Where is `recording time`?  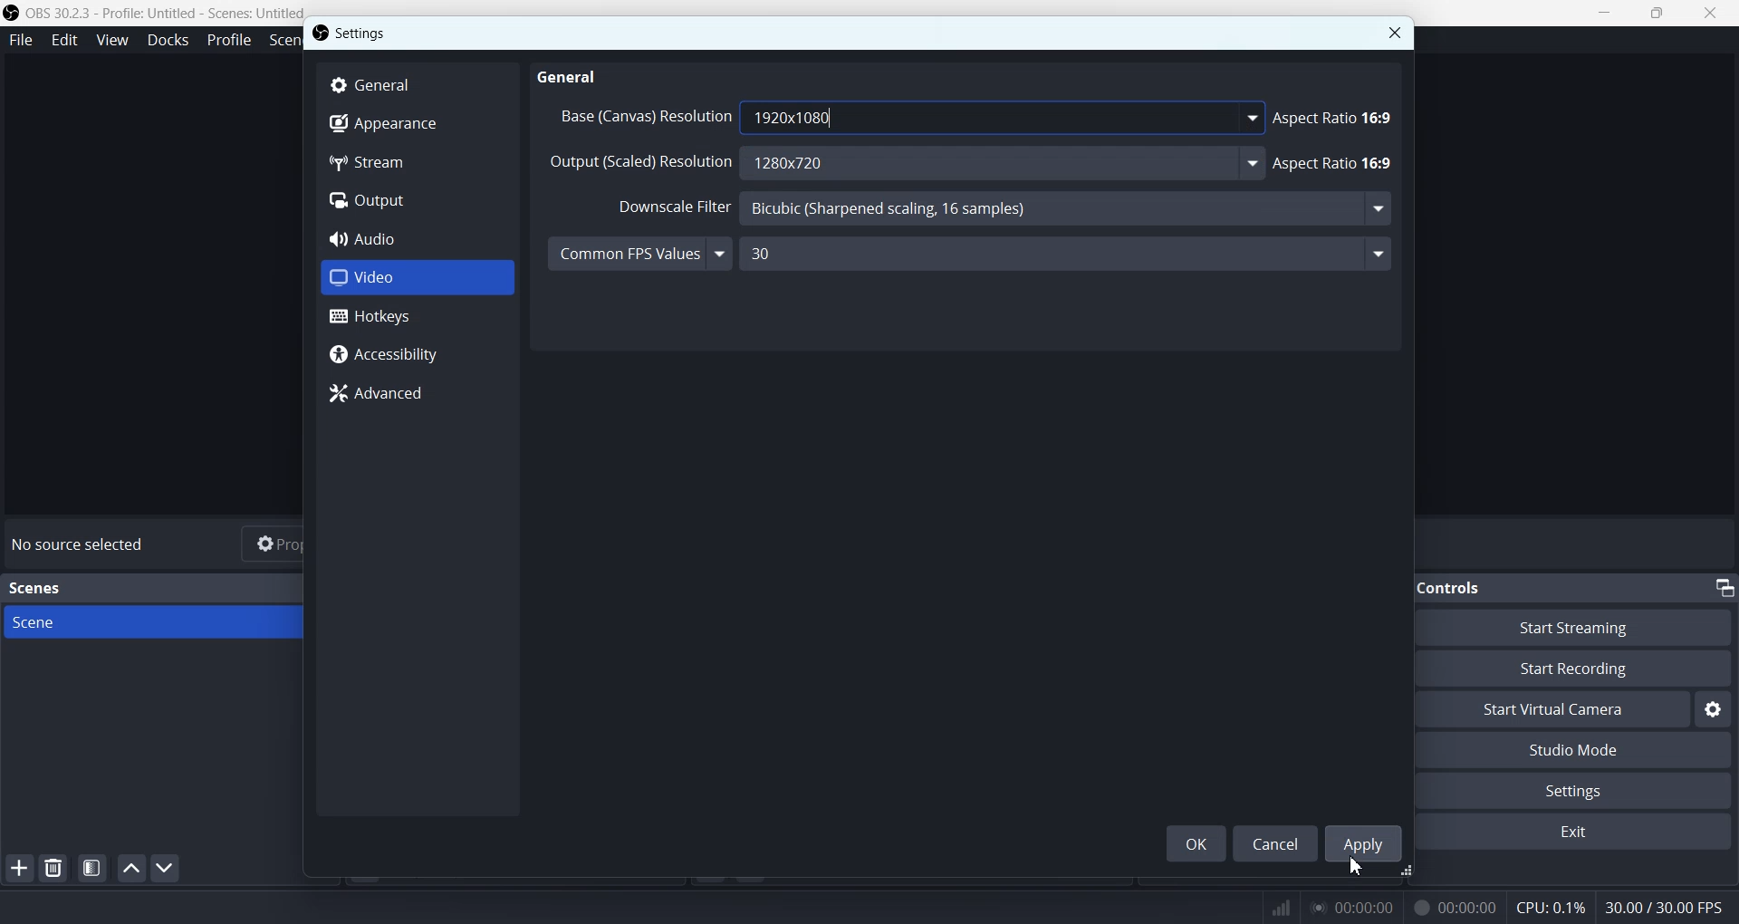 recording time is located at coordinates (1451, 907).